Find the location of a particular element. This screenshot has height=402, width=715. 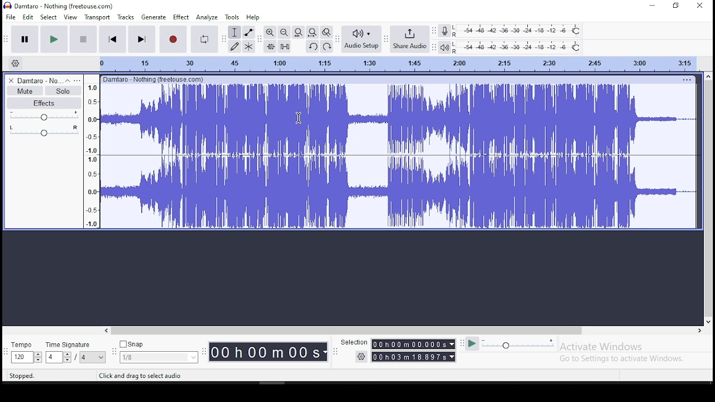

audio clip is located at coordinates (400, 157).